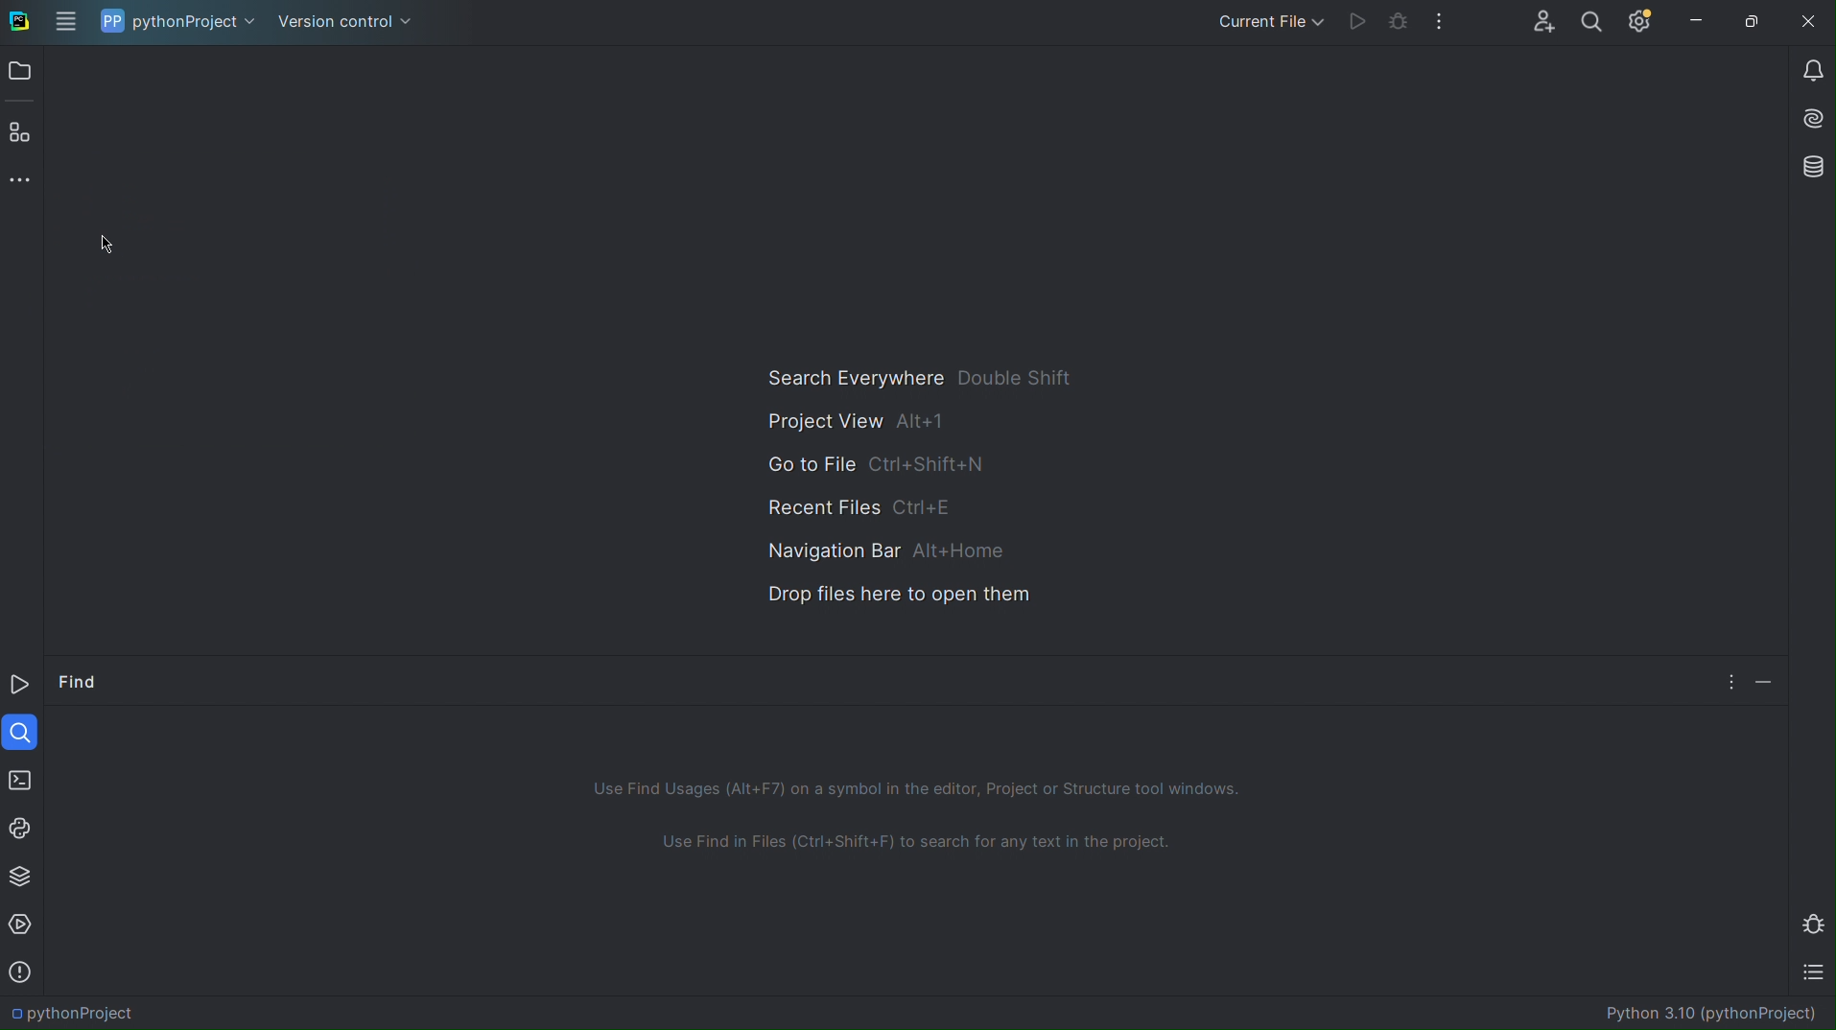  What do you see at coordinates (1762, 680) in the screenshot?
I see `Minimize` at bounding box center [1762, 680].